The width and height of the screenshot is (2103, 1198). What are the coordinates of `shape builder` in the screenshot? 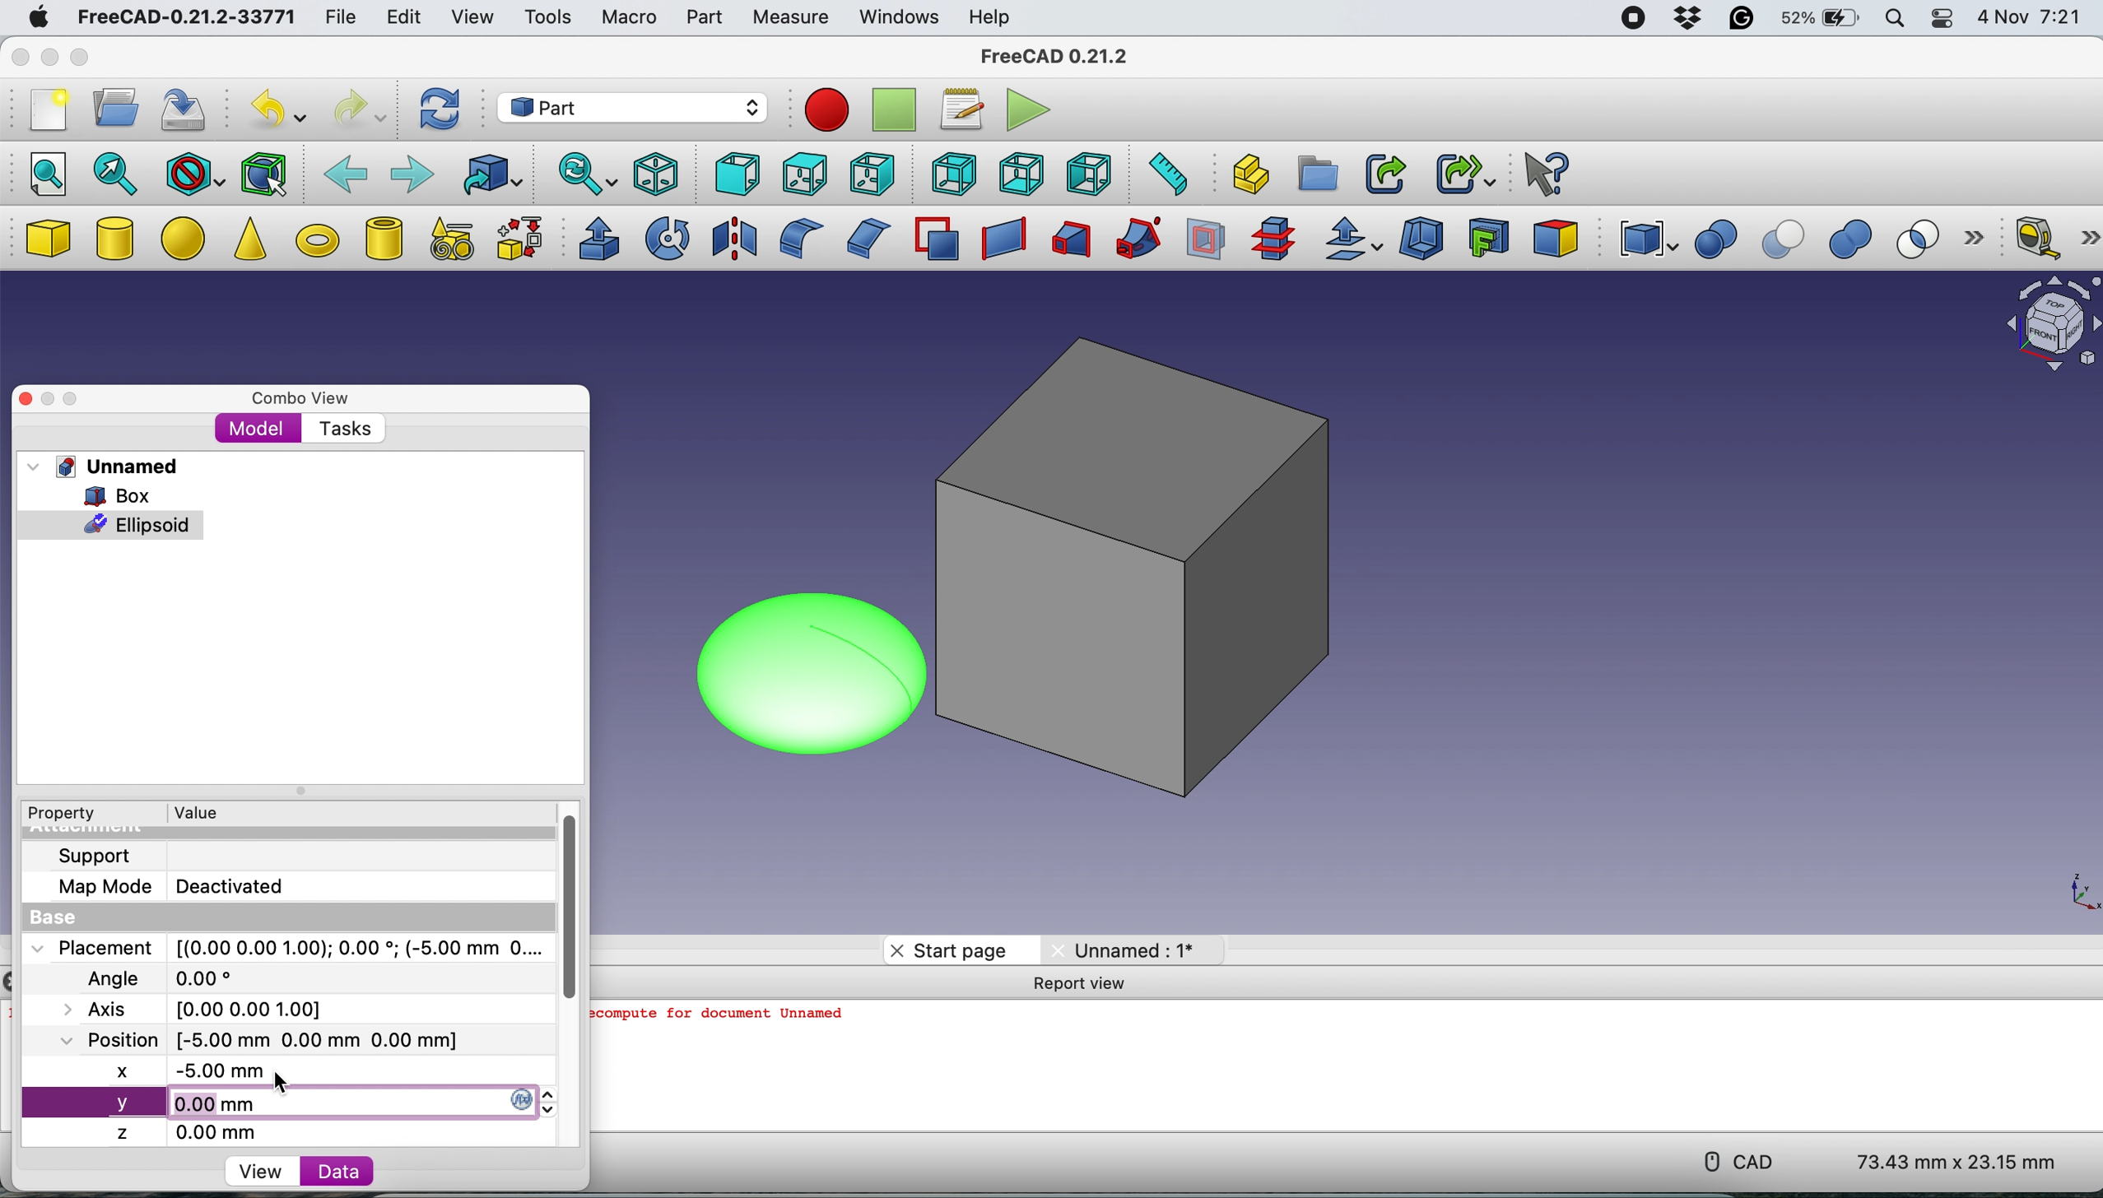 It's located at (519, 238).